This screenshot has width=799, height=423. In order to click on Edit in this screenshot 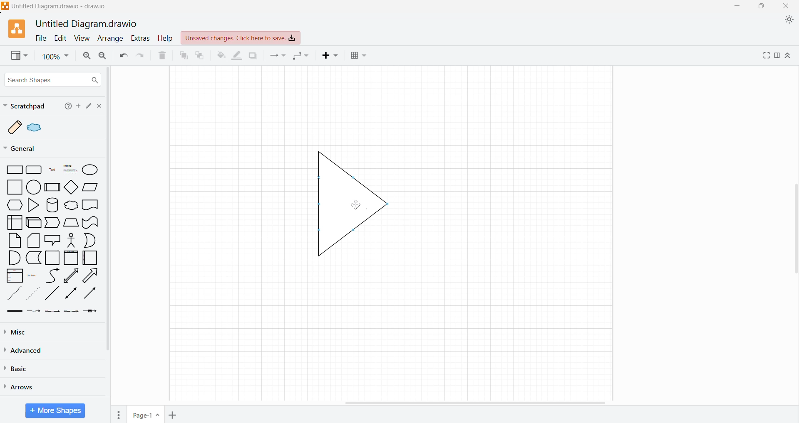, I will do `click(60, 38)`.